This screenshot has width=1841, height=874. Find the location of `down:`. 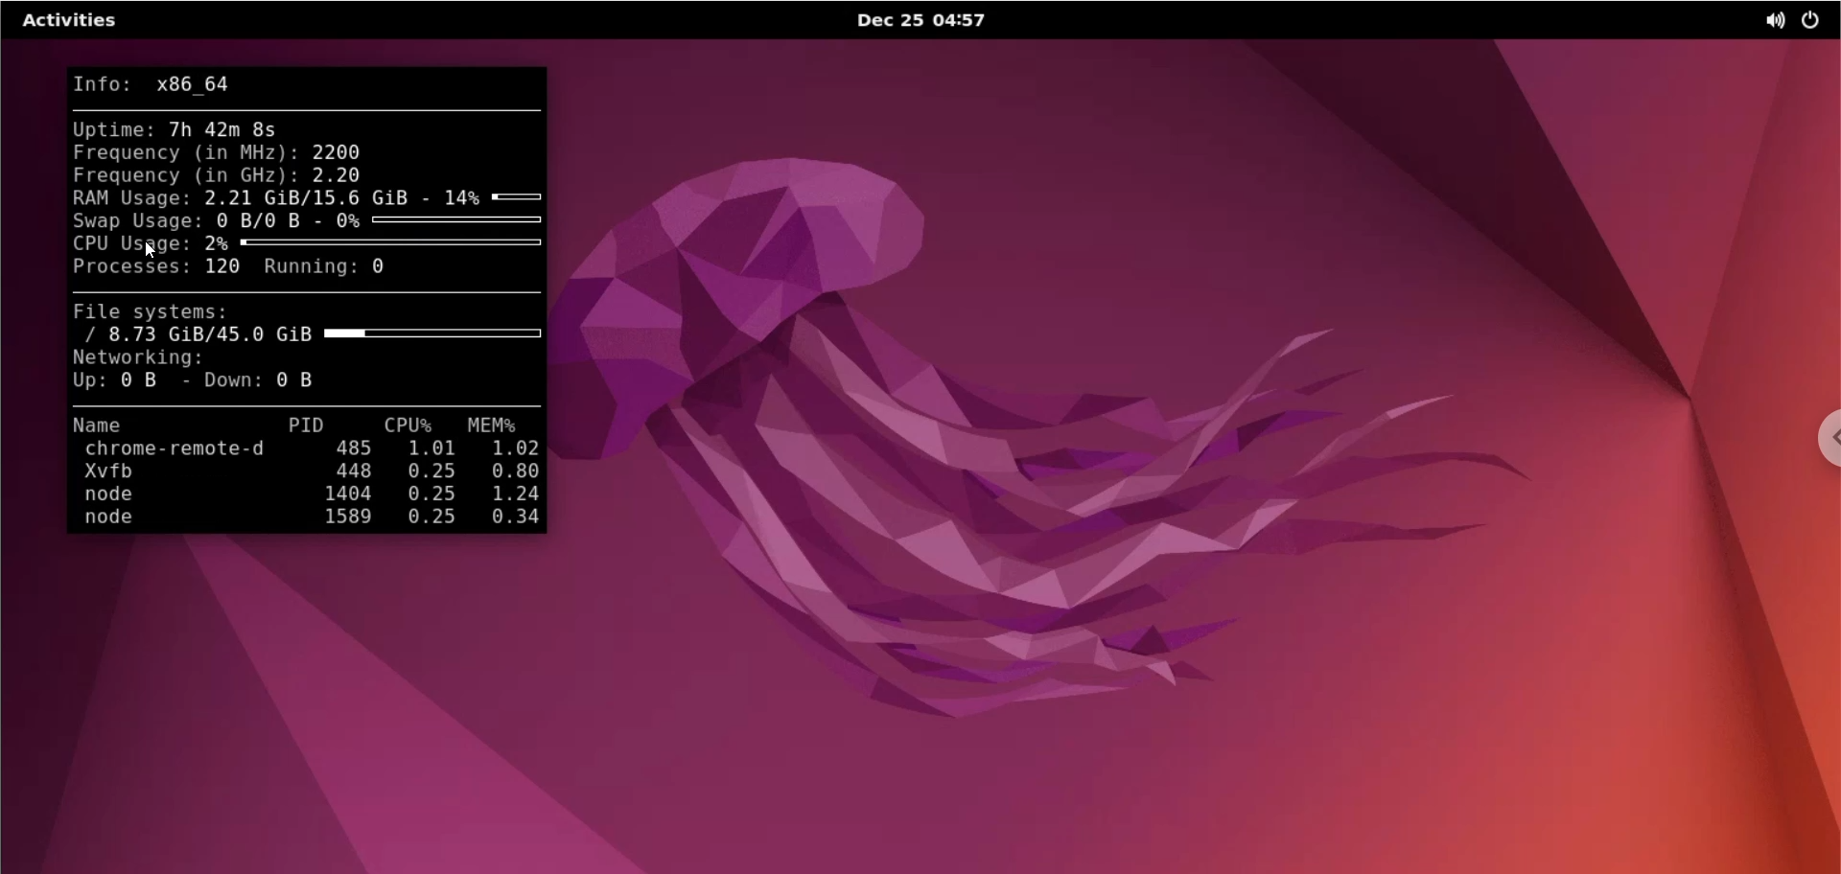

down: is located at coordinates (222, 382).